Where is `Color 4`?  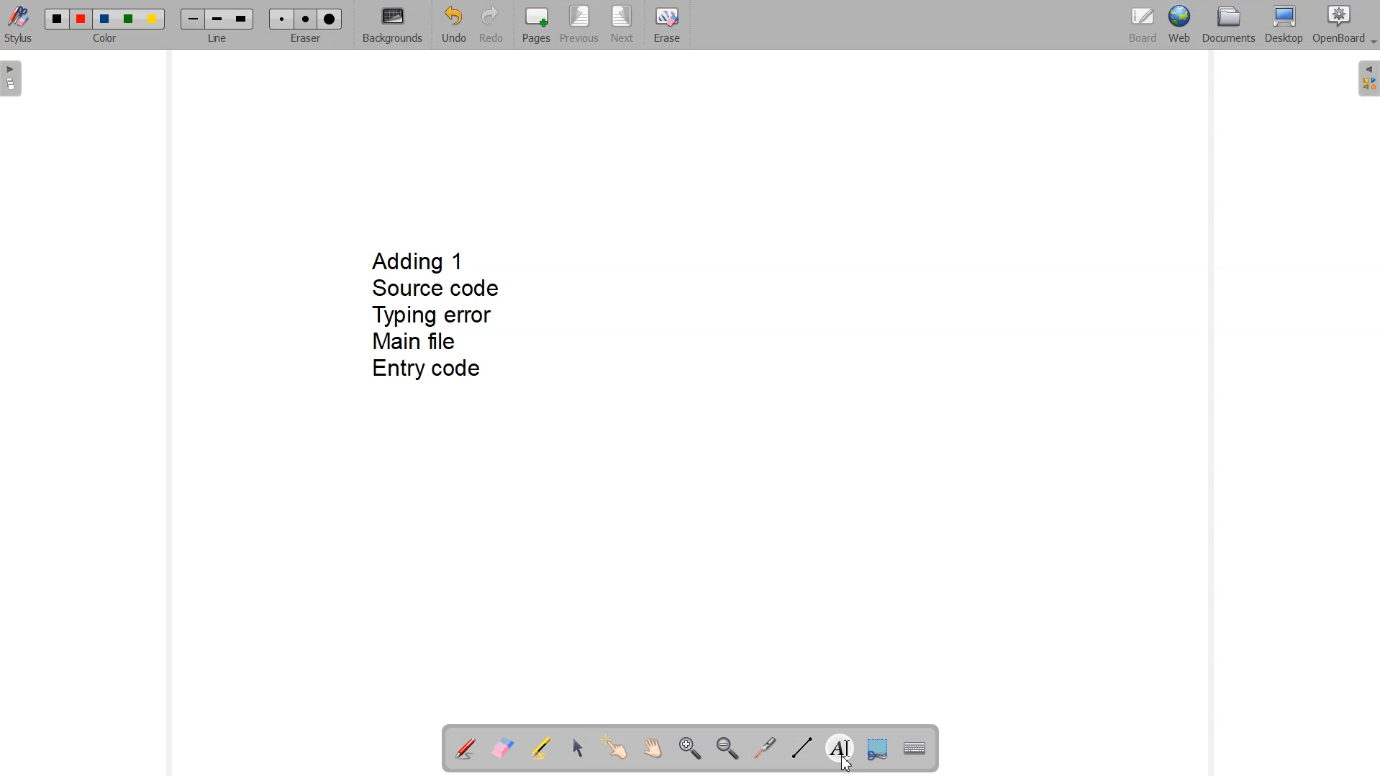 Color 4 is located at coordinates (130, 19).